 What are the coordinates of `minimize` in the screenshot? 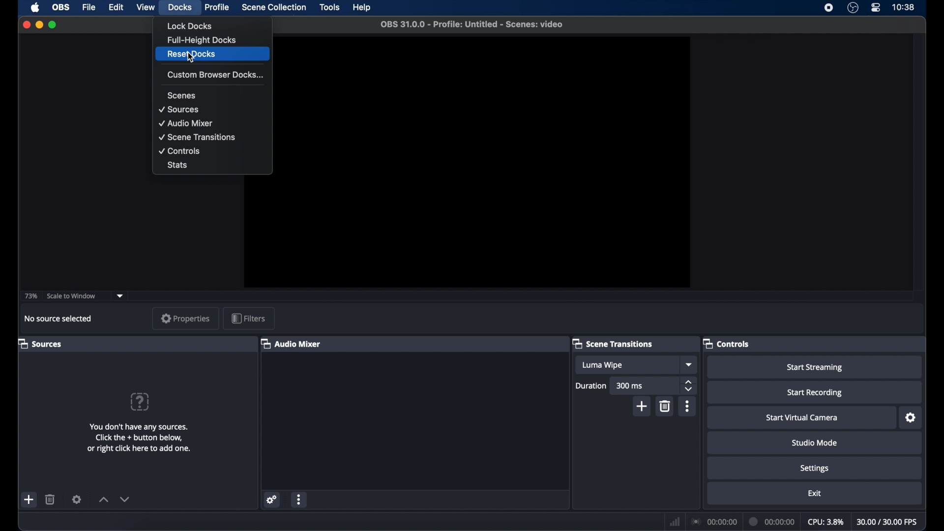 It's located at (39, 24).